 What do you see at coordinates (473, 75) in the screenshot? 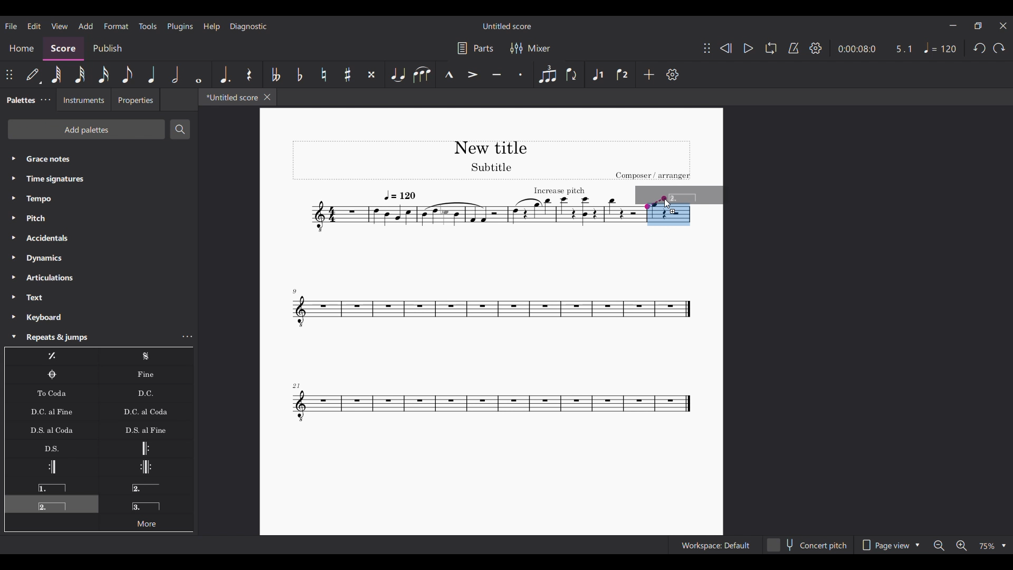
I see `Accent` at bounding box center [473, 75].